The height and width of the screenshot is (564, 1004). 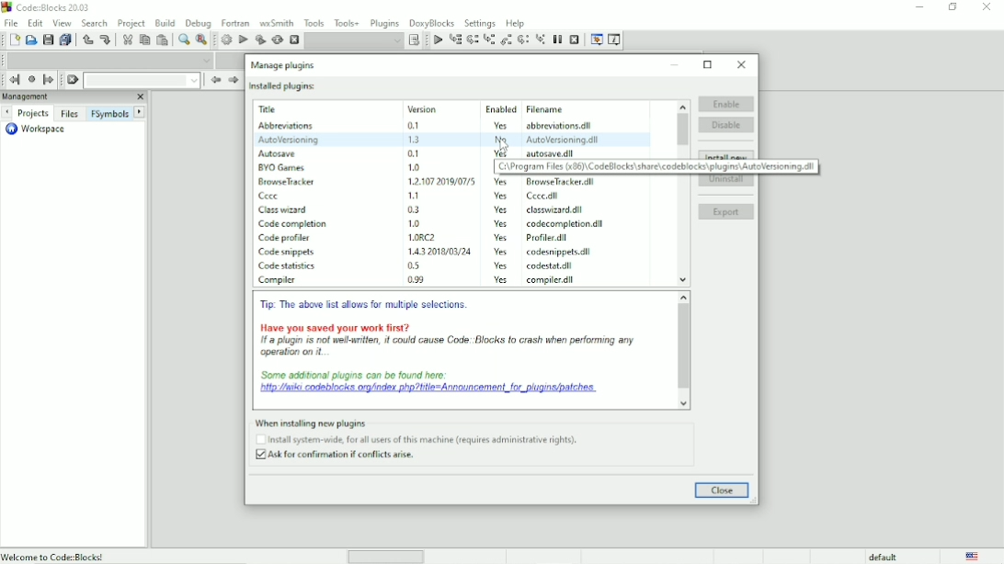 I want to click on Step into, so click(x=488, y=40).